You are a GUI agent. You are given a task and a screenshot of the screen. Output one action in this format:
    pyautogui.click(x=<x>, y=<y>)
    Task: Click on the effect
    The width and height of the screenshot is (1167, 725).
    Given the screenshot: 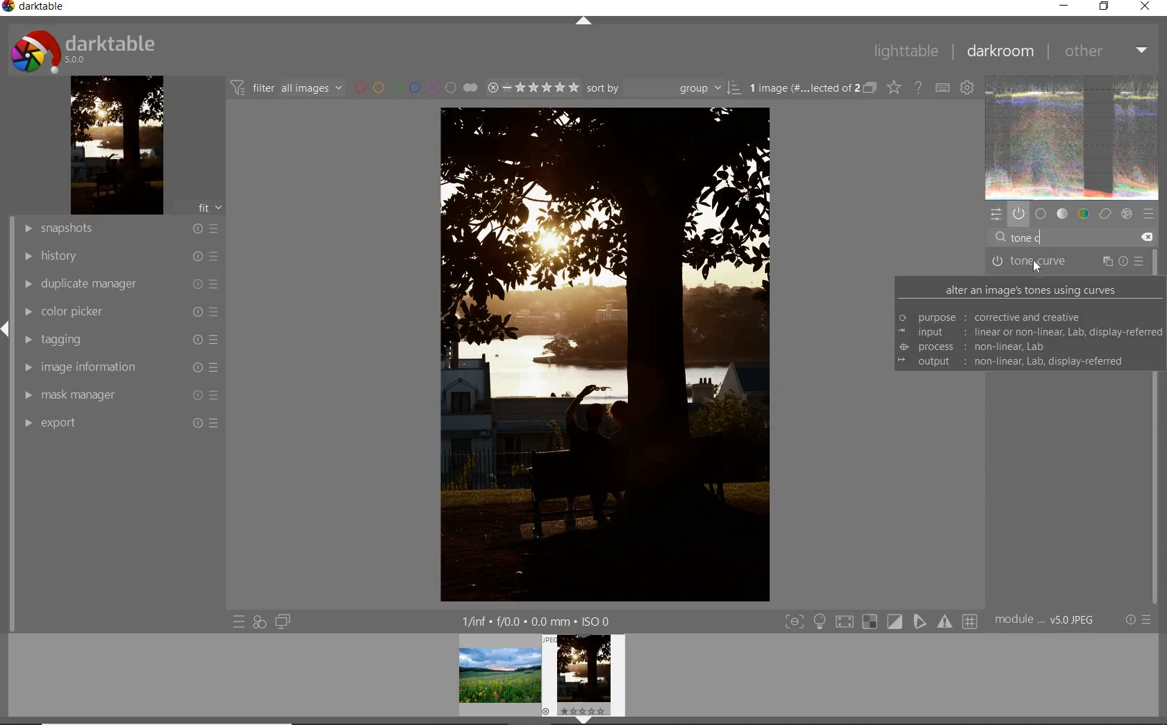 What is the action you would take?
    pyautogui.click(x=1126, y=214)
    